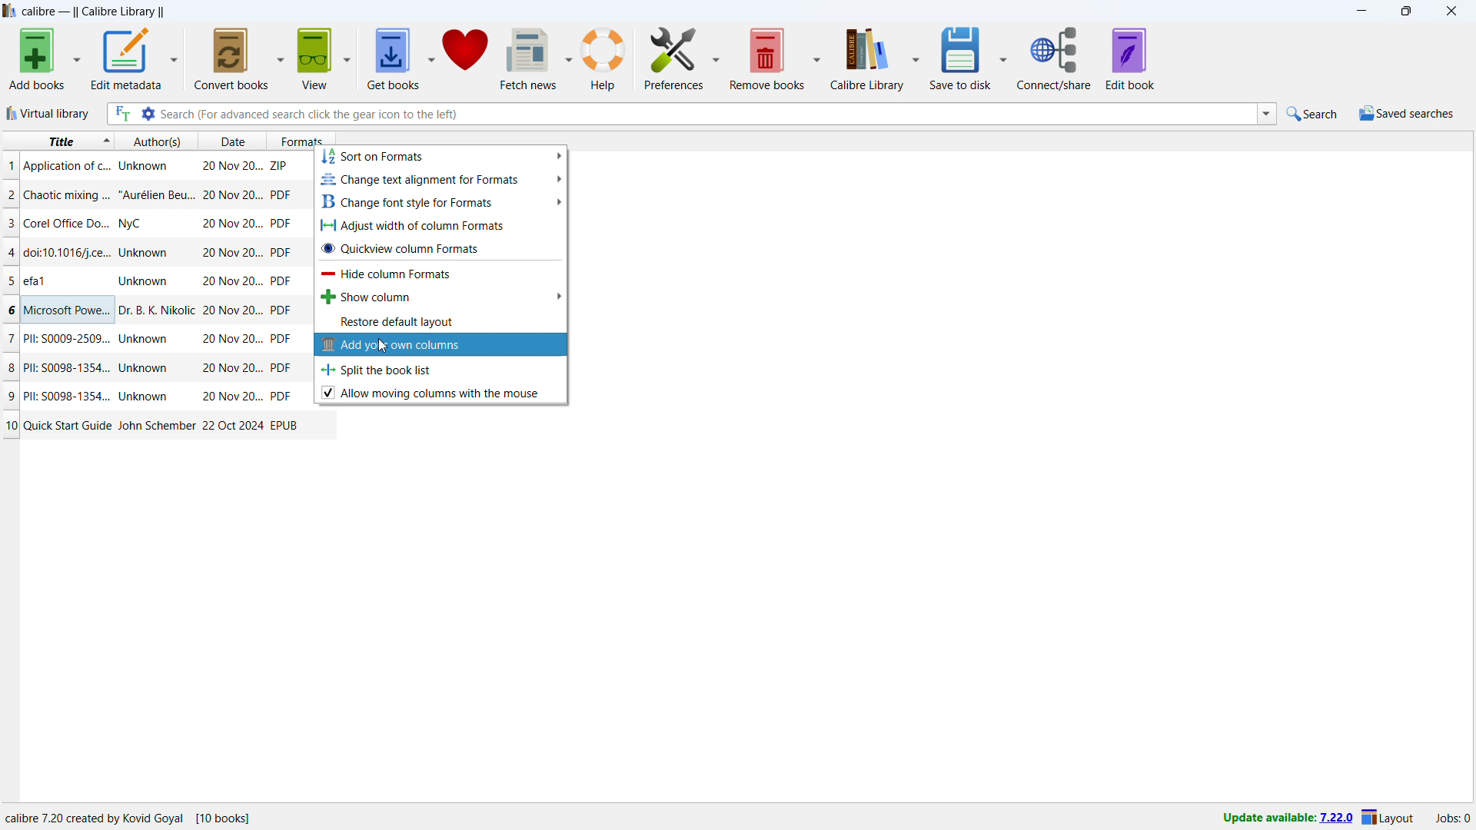  What do you see at coordinates (708, 113) in the screenshot?
I see `enter search string` at bounding box center [708, 113].